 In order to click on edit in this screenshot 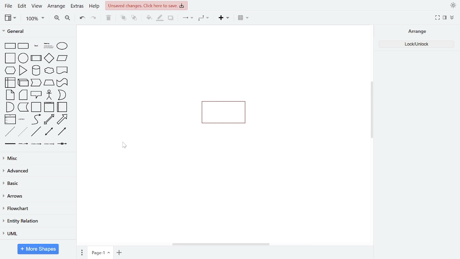, I will do `click(22, 6)`.